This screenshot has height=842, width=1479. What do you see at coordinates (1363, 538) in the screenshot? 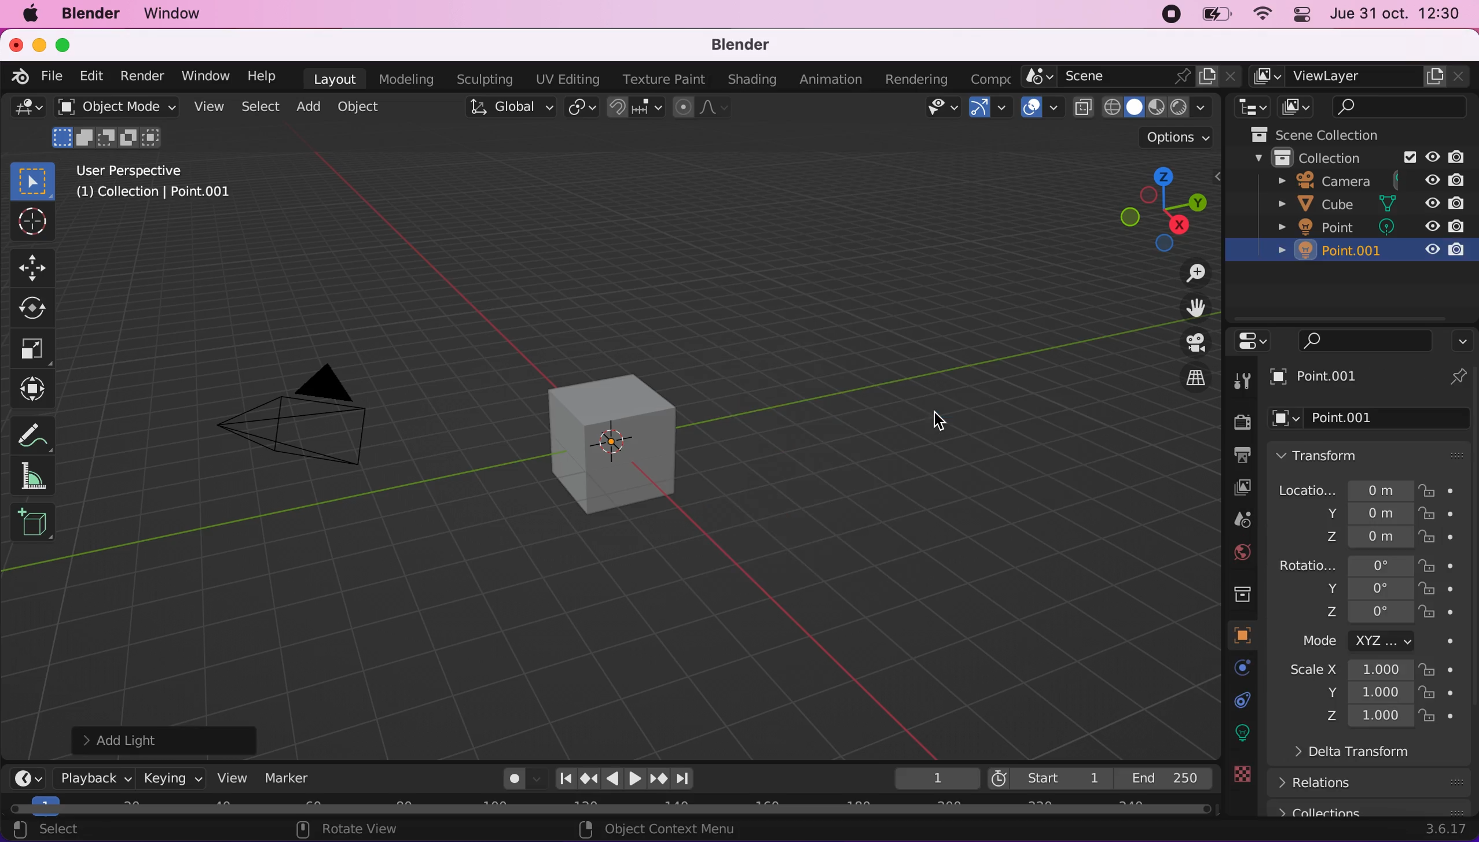
I see `z 0m` at bounding box center [1363, 538].